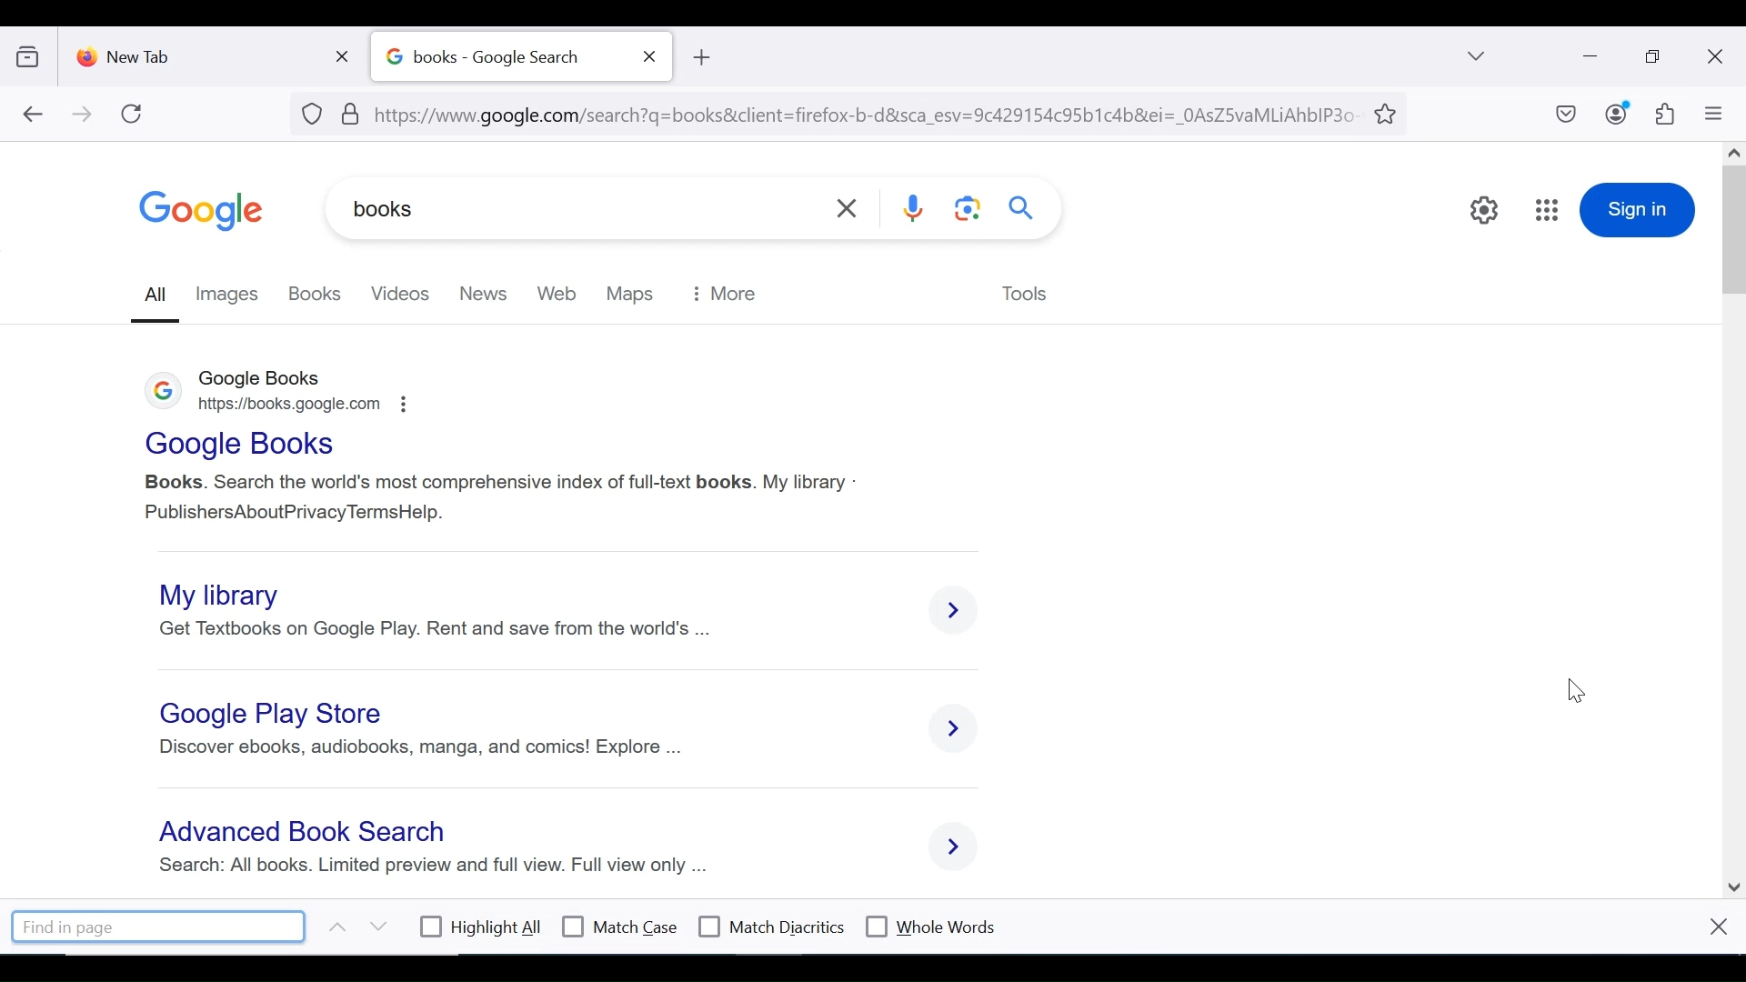  Describe the element at coordinates (501, 57) in the screenshot. I see `books - Google Search` at that location.